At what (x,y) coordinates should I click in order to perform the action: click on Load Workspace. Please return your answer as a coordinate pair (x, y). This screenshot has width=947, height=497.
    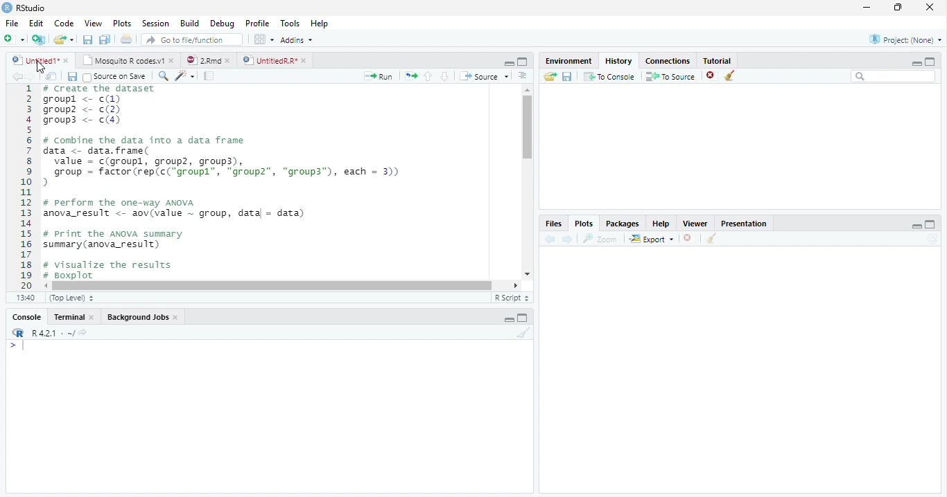
    Looking at the image, I should click on (550, 77).